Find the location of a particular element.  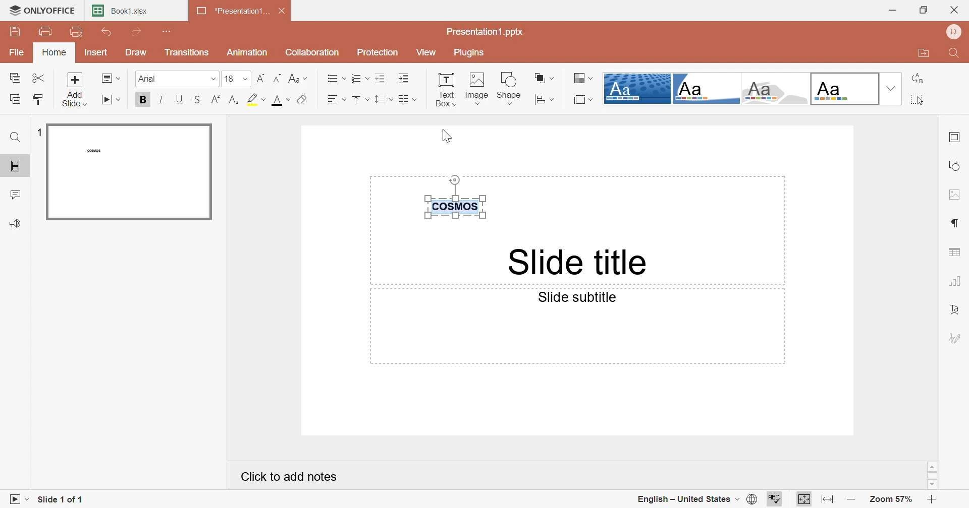

Change case is located at coordinates (297, 79).